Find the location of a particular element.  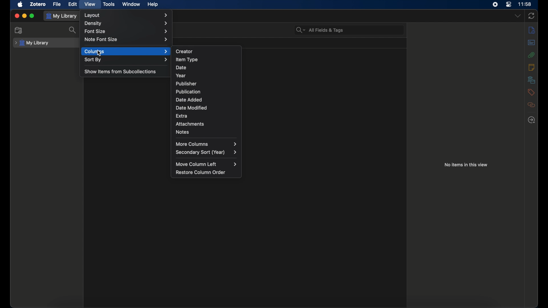

move column left is located at coordinates (206, 164).